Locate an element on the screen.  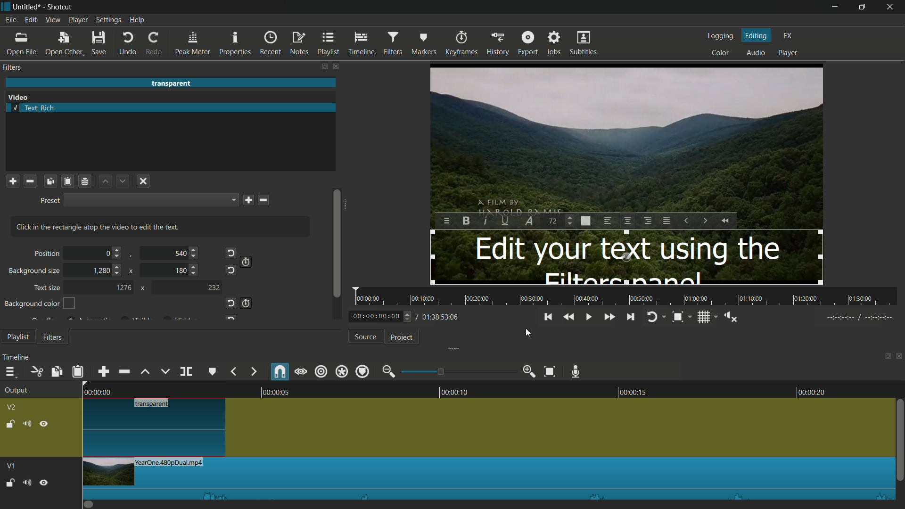
edit menu is located at coordinates (30, 20).